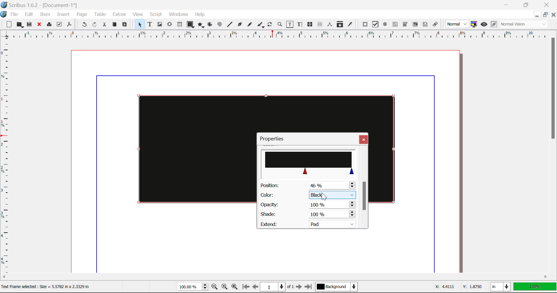 The width and height of the screenshot is (557, 293). What do you see at coordinates (15, 15) in the screenshot?
I see `File` at bounding box center [15, 15].